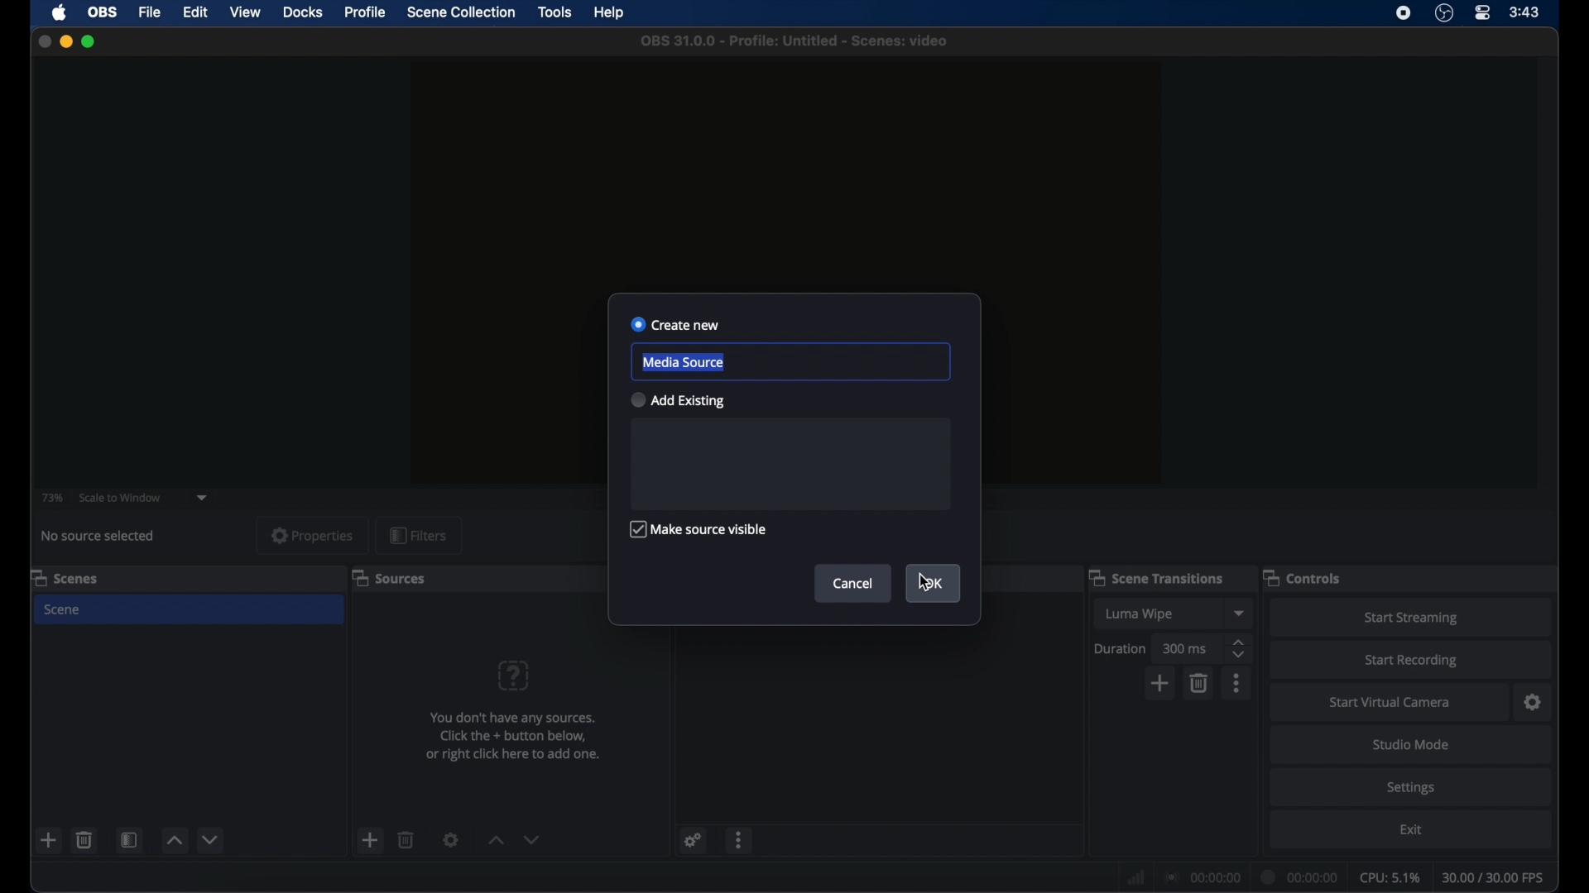  Describe the element at coordinates (90, 41) in the screenshot. I see `maximize` at that location.